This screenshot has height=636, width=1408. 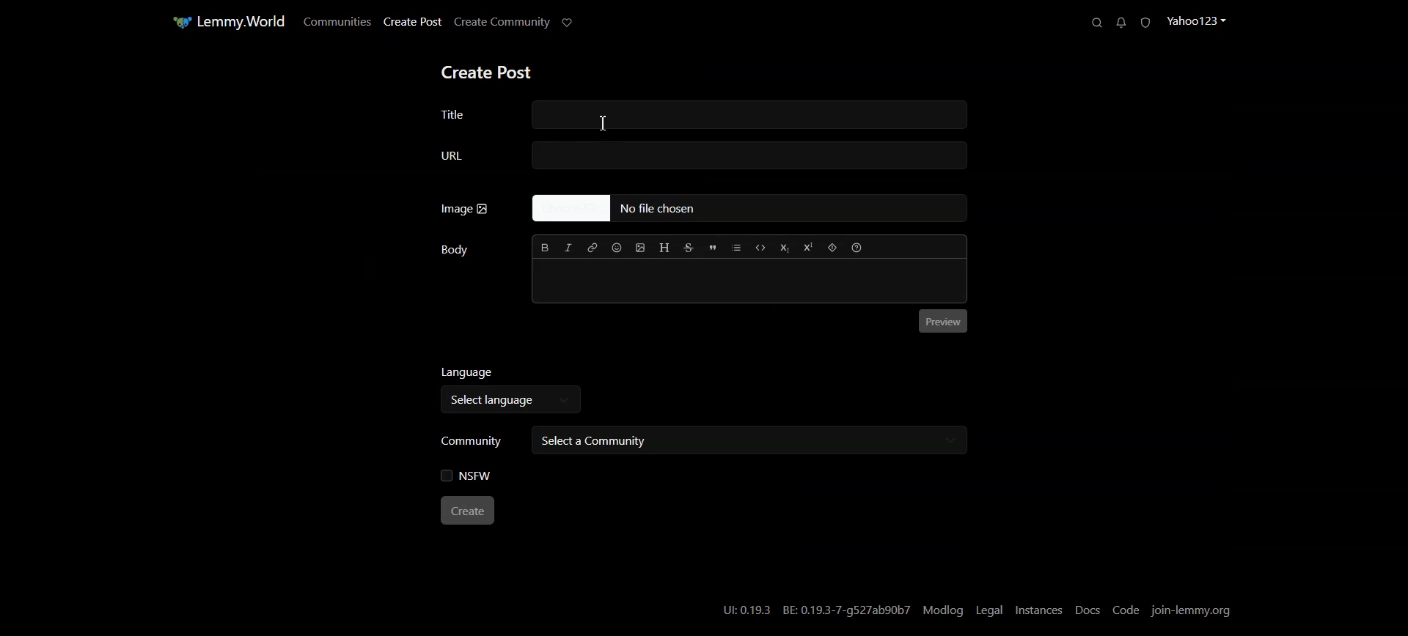 I want to click on Quote, so click(x=713, y=248).